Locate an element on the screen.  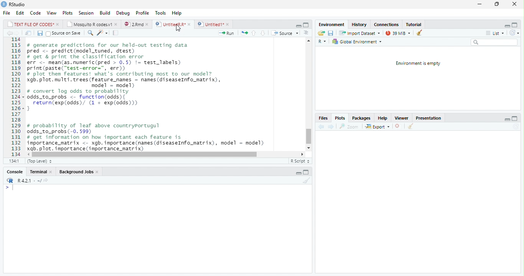
Console is located at coordinates (15, 171).